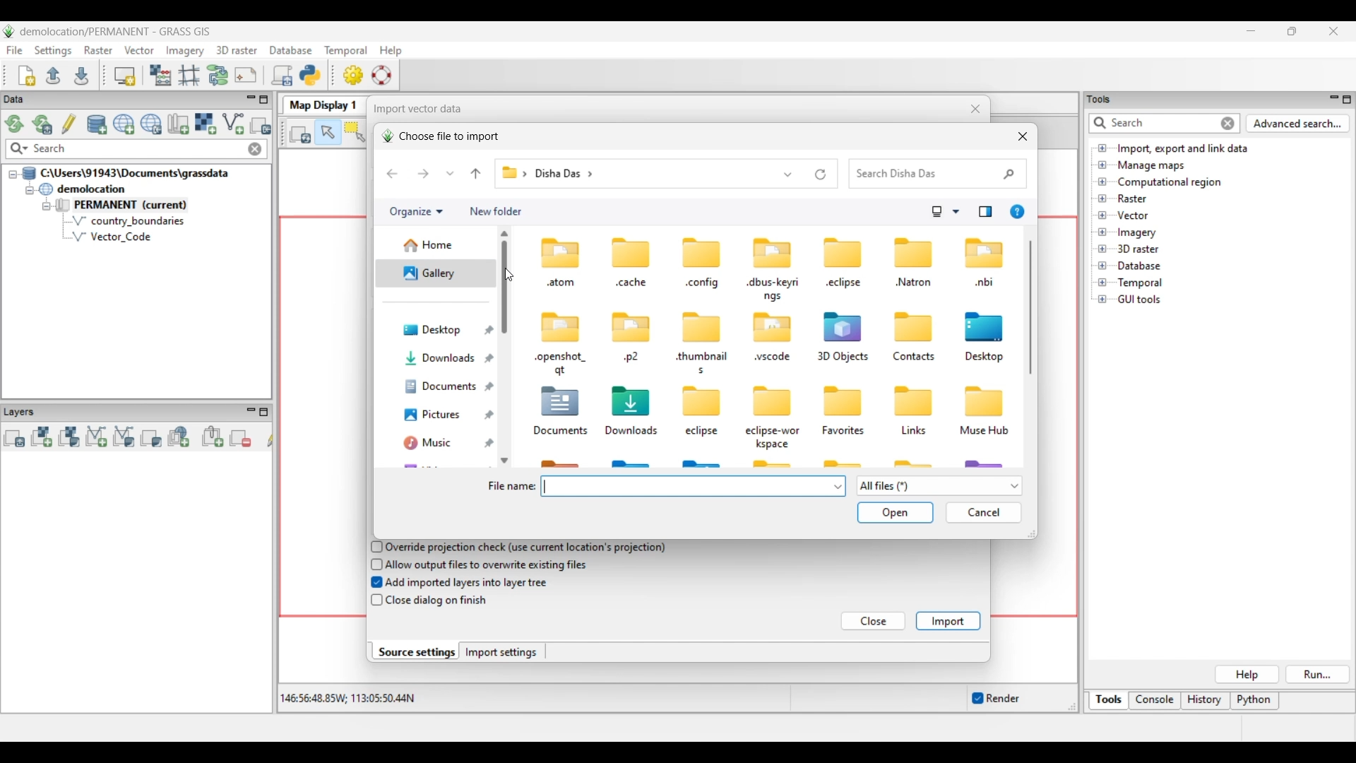 This screenshot has height=763, width=1356. I want to click on Maximize Tools panel, so click(1347, 100).